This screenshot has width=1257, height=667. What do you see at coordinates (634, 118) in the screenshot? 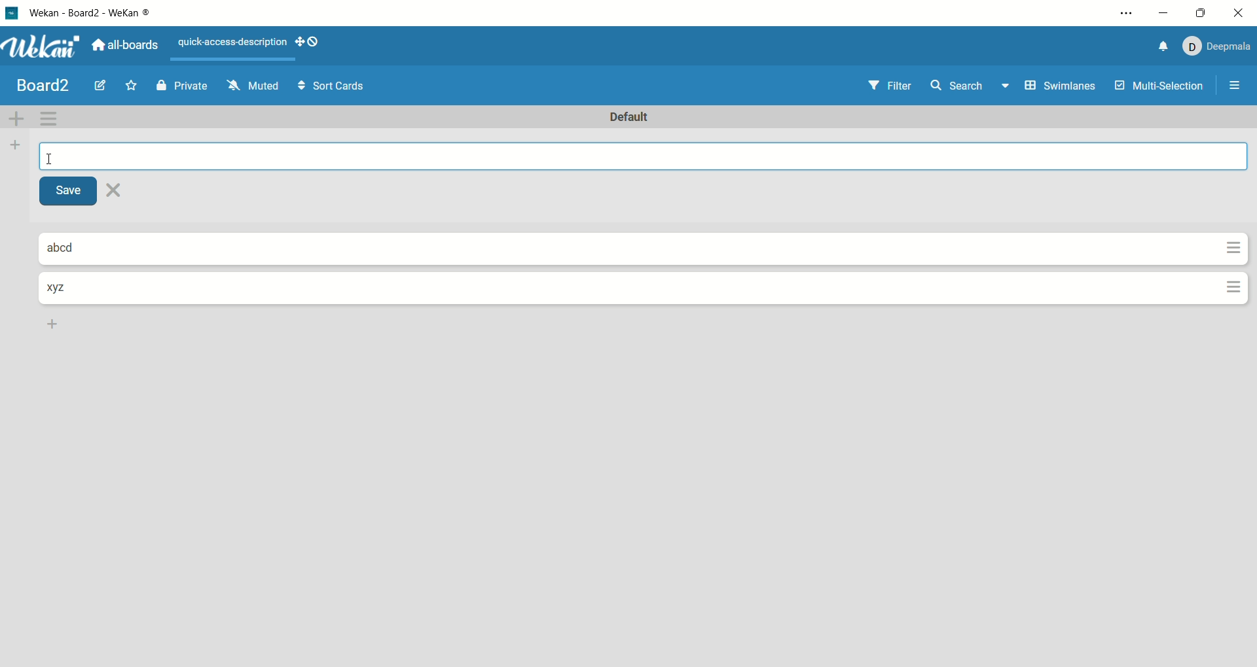
I see `default` at bounding box center [634, 118].